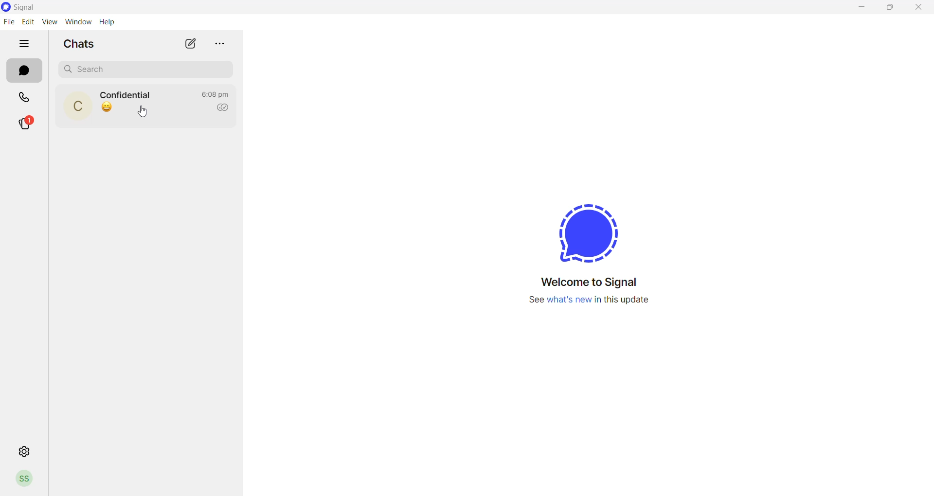 Image resolution: width=934 pixels, height=496 pixels. What do you see at coordinates (582, 283) in the screenshot?
I see `welcome message` at bounding box center [582, 283].